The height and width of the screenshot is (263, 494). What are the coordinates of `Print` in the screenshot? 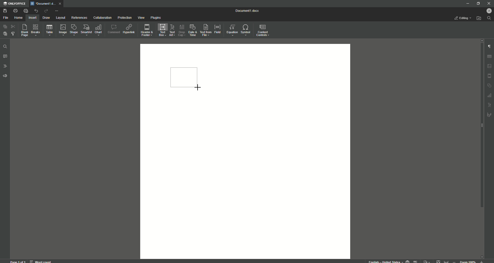 It's located at (15, 11).